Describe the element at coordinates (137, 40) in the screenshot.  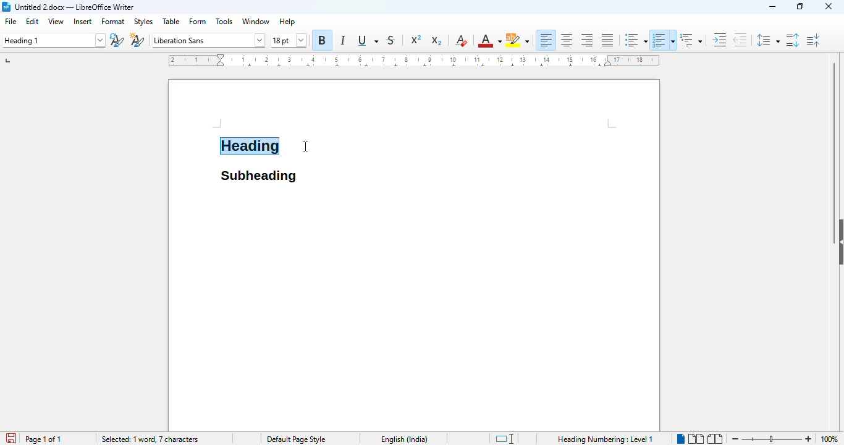
I see `new style from selection` at that location.